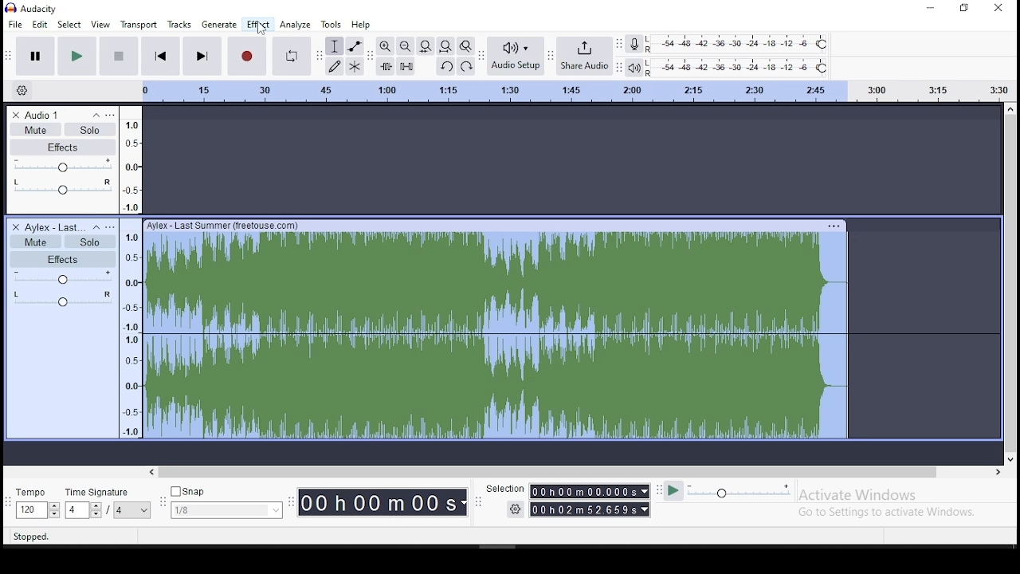 This screenshot has height=574, width=1020. What do you see at coordinates (120, 56) in the screenshot?
I see `stop` at bounding box center [120, 56].